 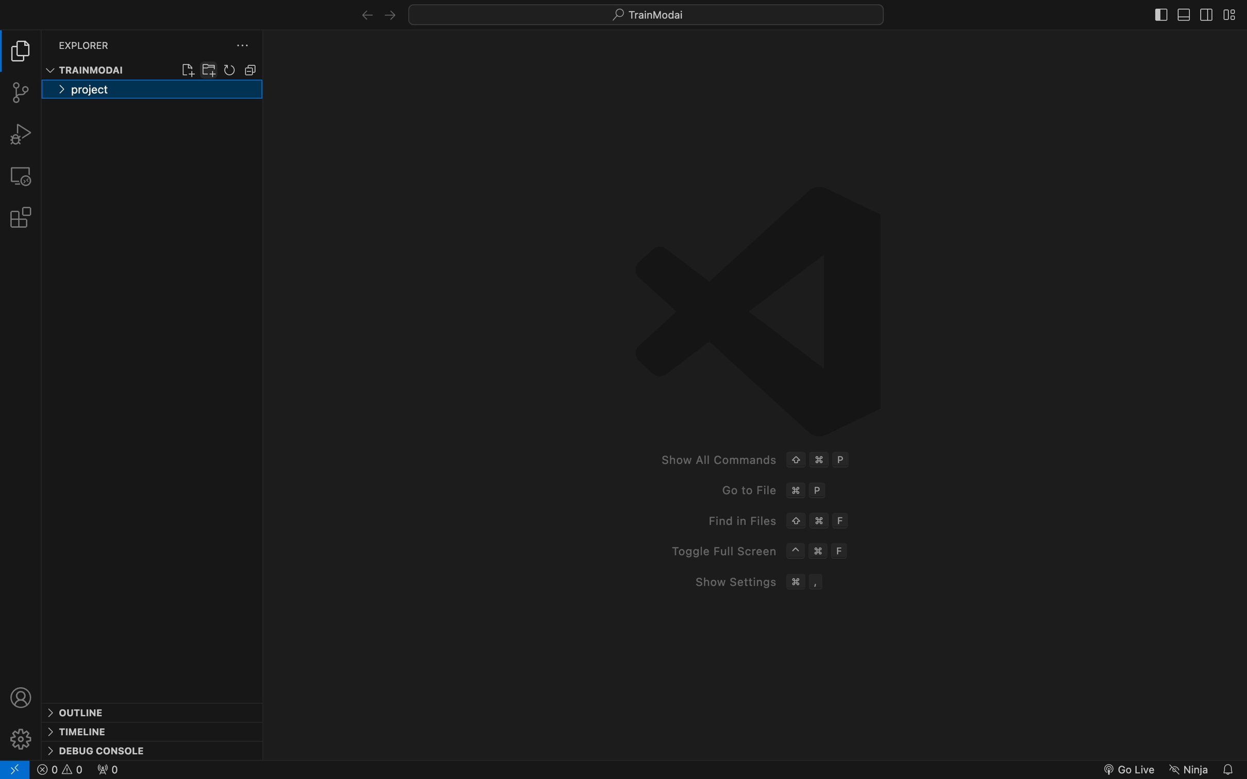 What do you see at coordinates (88, 70) in the screenshot?
I see `trainmqdi` at bounding box center [88, 70].